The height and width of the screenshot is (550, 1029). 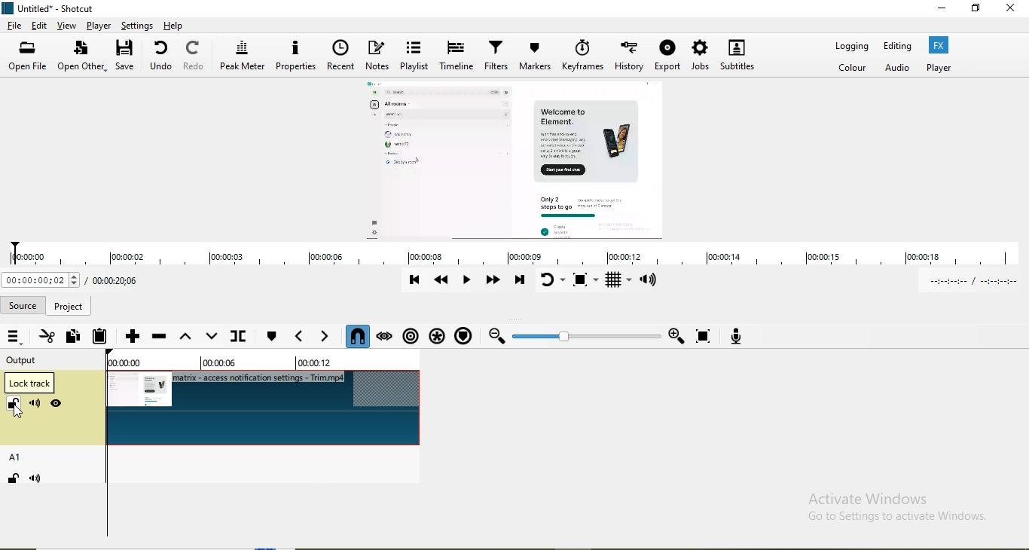 What do you see at coordinates (209, 307) in the screenshot?
I see `text1` at bounding box center [209, 307].